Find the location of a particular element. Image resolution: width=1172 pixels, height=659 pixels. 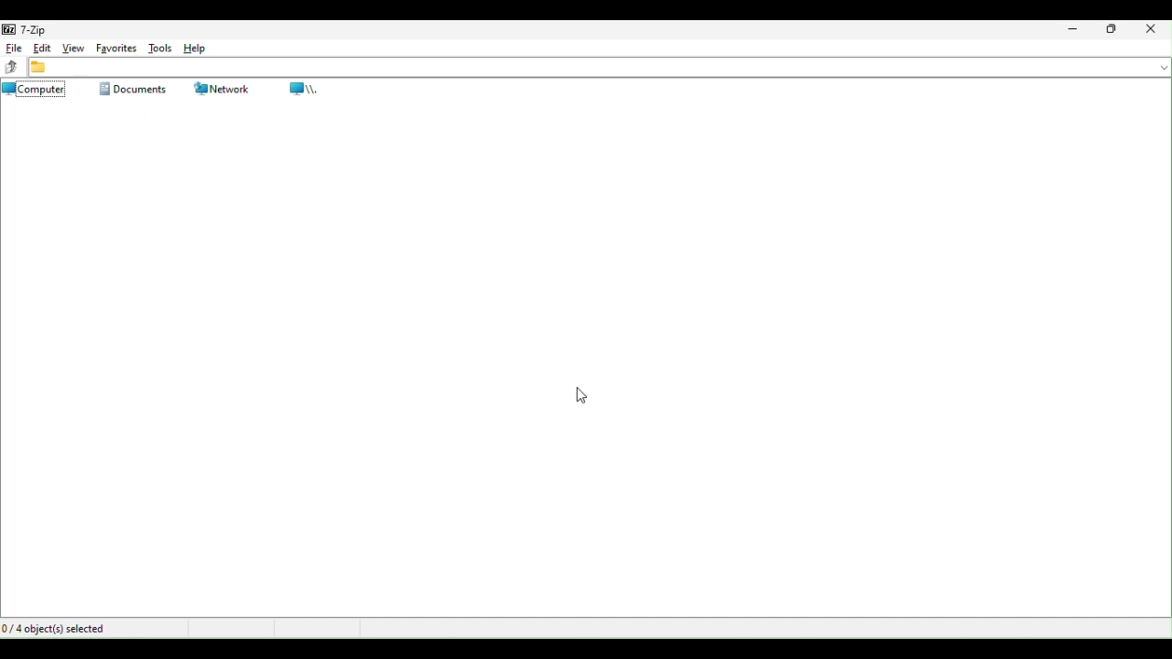

computer is located at coordinates (35, 91).